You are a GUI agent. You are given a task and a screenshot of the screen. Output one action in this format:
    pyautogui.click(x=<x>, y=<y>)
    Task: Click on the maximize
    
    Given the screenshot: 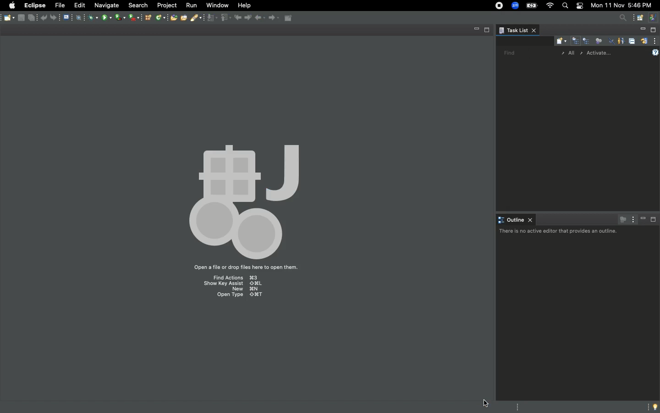 What is the action you would take?
    pyautogui.click(x=204, y=18)
    